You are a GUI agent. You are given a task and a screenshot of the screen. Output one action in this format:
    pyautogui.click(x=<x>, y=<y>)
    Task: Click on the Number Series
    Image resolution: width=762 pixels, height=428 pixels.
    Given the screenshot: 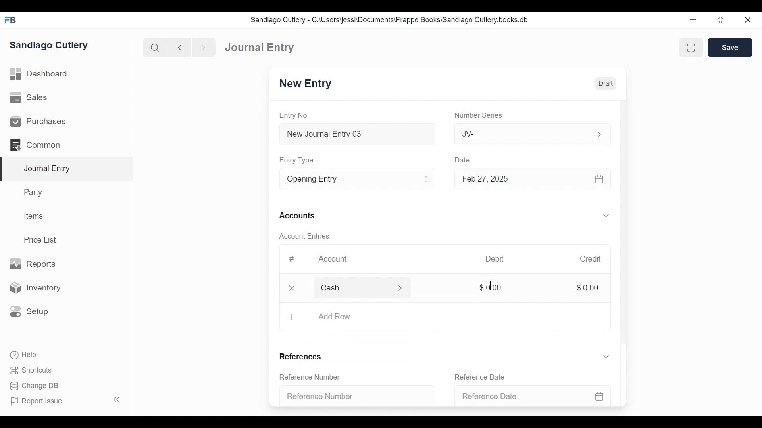 What is the action you would take?
    pyautogui.click(x=477, y=116)
    